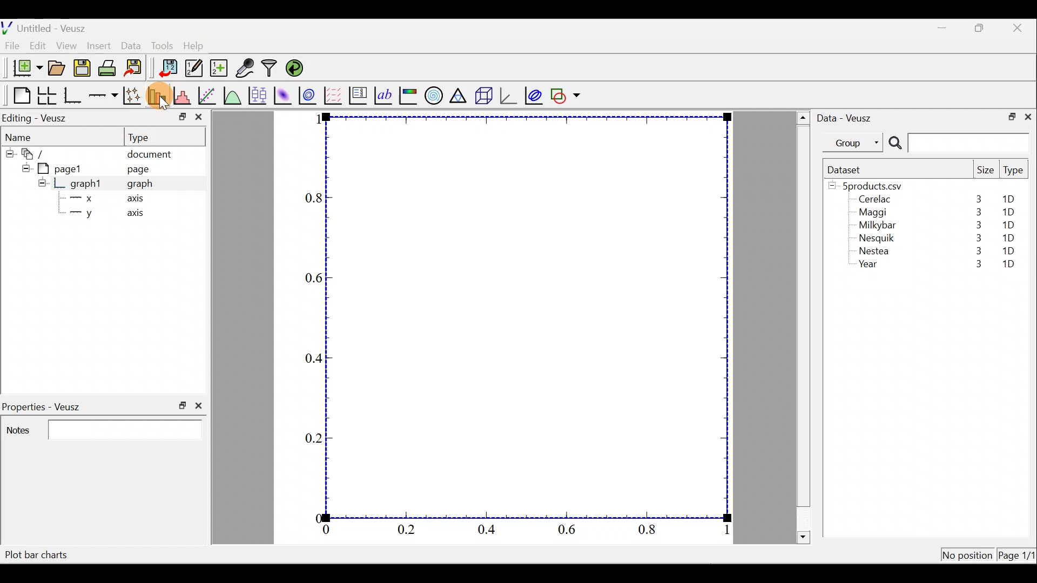 The width and height of the screenshot is (1037, 583). Describe the element at coordinates (149, 152) in the screenshot. I see `document` at that location.